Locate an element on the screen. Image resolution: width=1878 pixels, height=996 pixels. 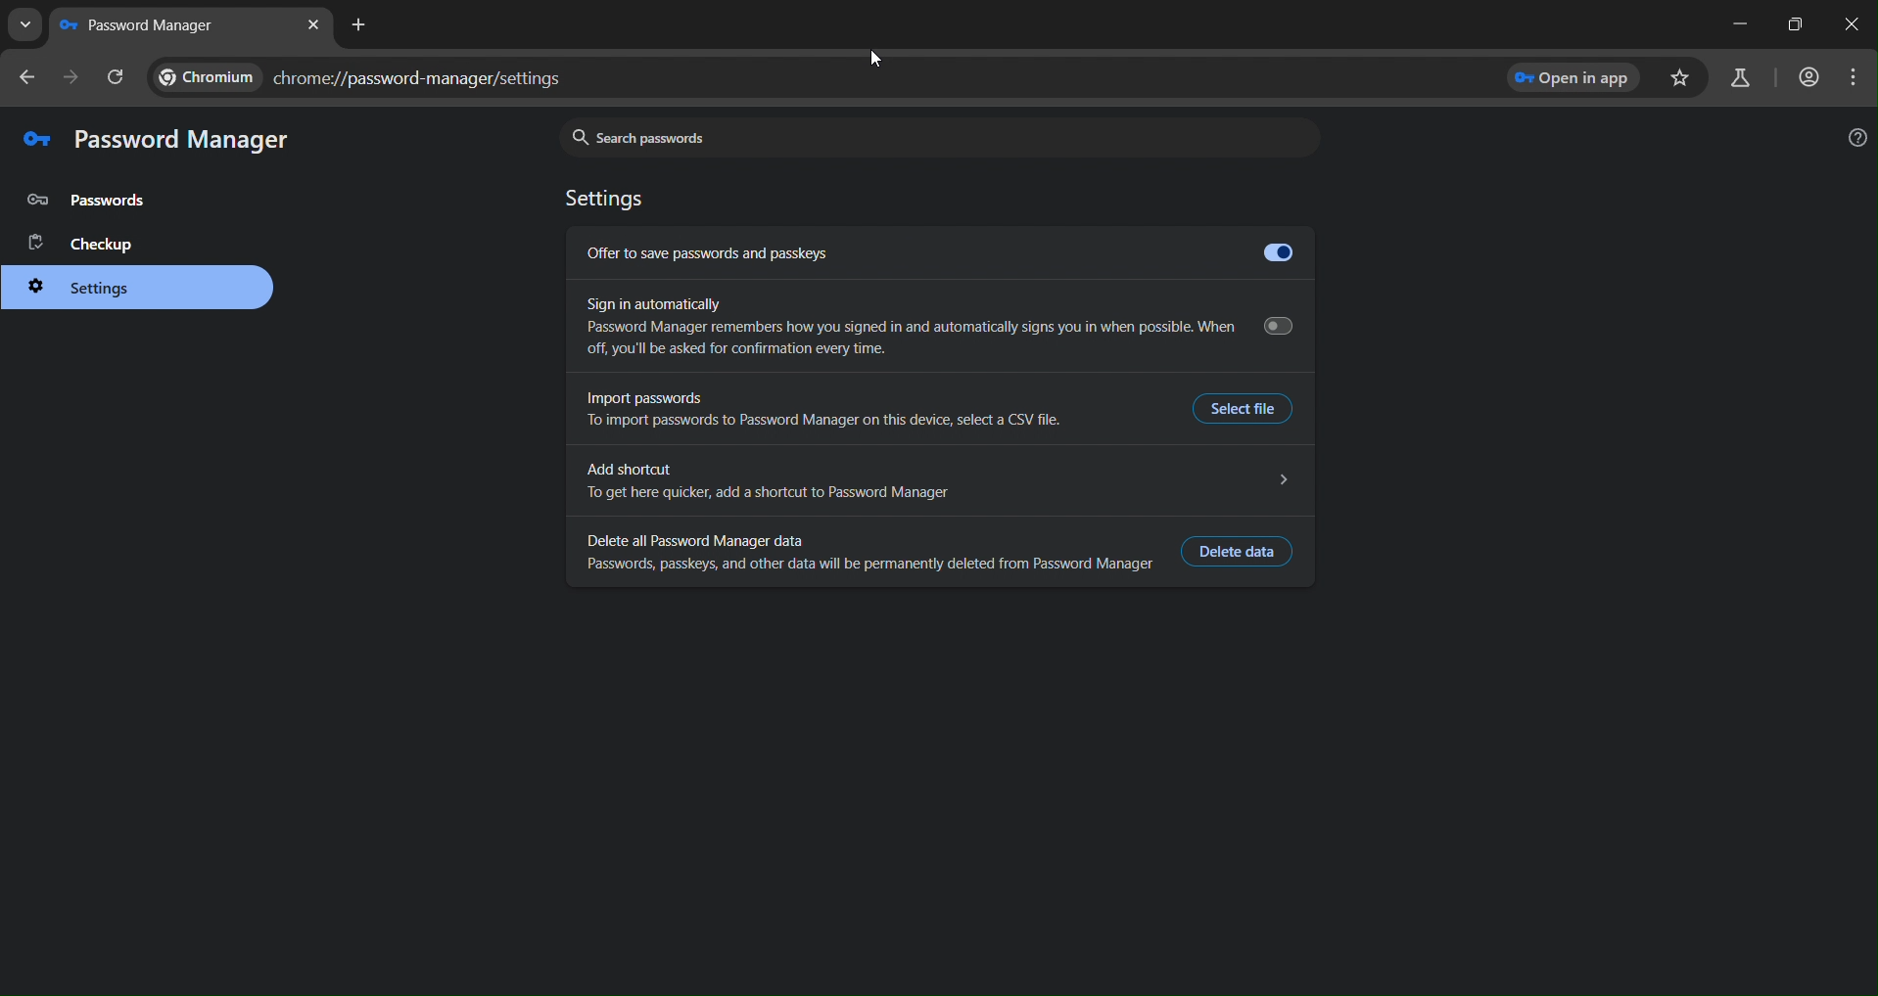
reload page is located at coordinates (118, 75).